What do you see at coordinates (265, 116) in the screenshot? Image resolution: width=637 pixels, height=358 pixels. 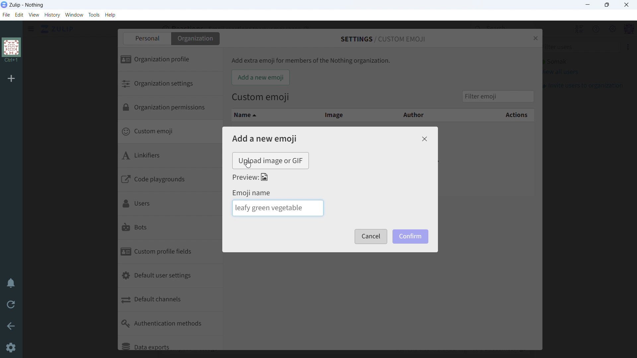 I see `name` at bounding box center [265, 116].